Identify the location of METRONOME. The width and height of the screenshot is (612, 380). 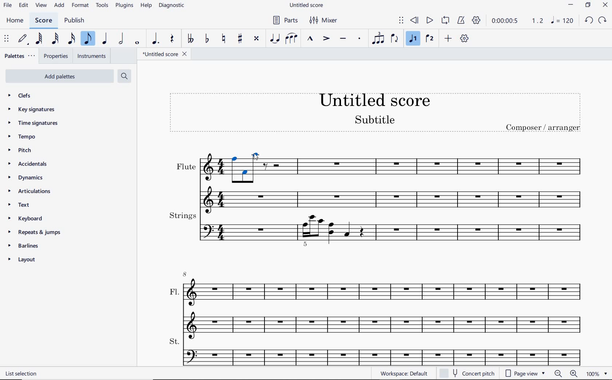
(462, 20).